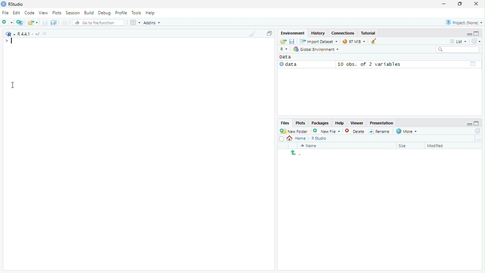 The width and height of the screenshot is (485, 273). What do you see at coordinates (300, 123) in the screenshot?
I see `Plots` at bounding box center [300, 123].